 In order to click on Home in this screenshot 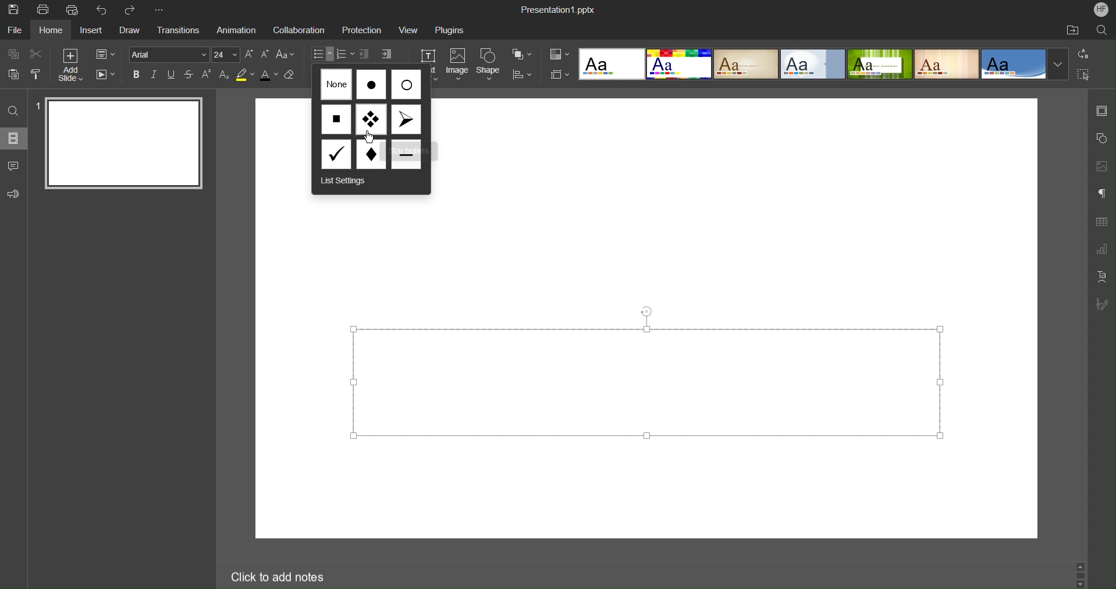, I will do `click(51, 31)`.